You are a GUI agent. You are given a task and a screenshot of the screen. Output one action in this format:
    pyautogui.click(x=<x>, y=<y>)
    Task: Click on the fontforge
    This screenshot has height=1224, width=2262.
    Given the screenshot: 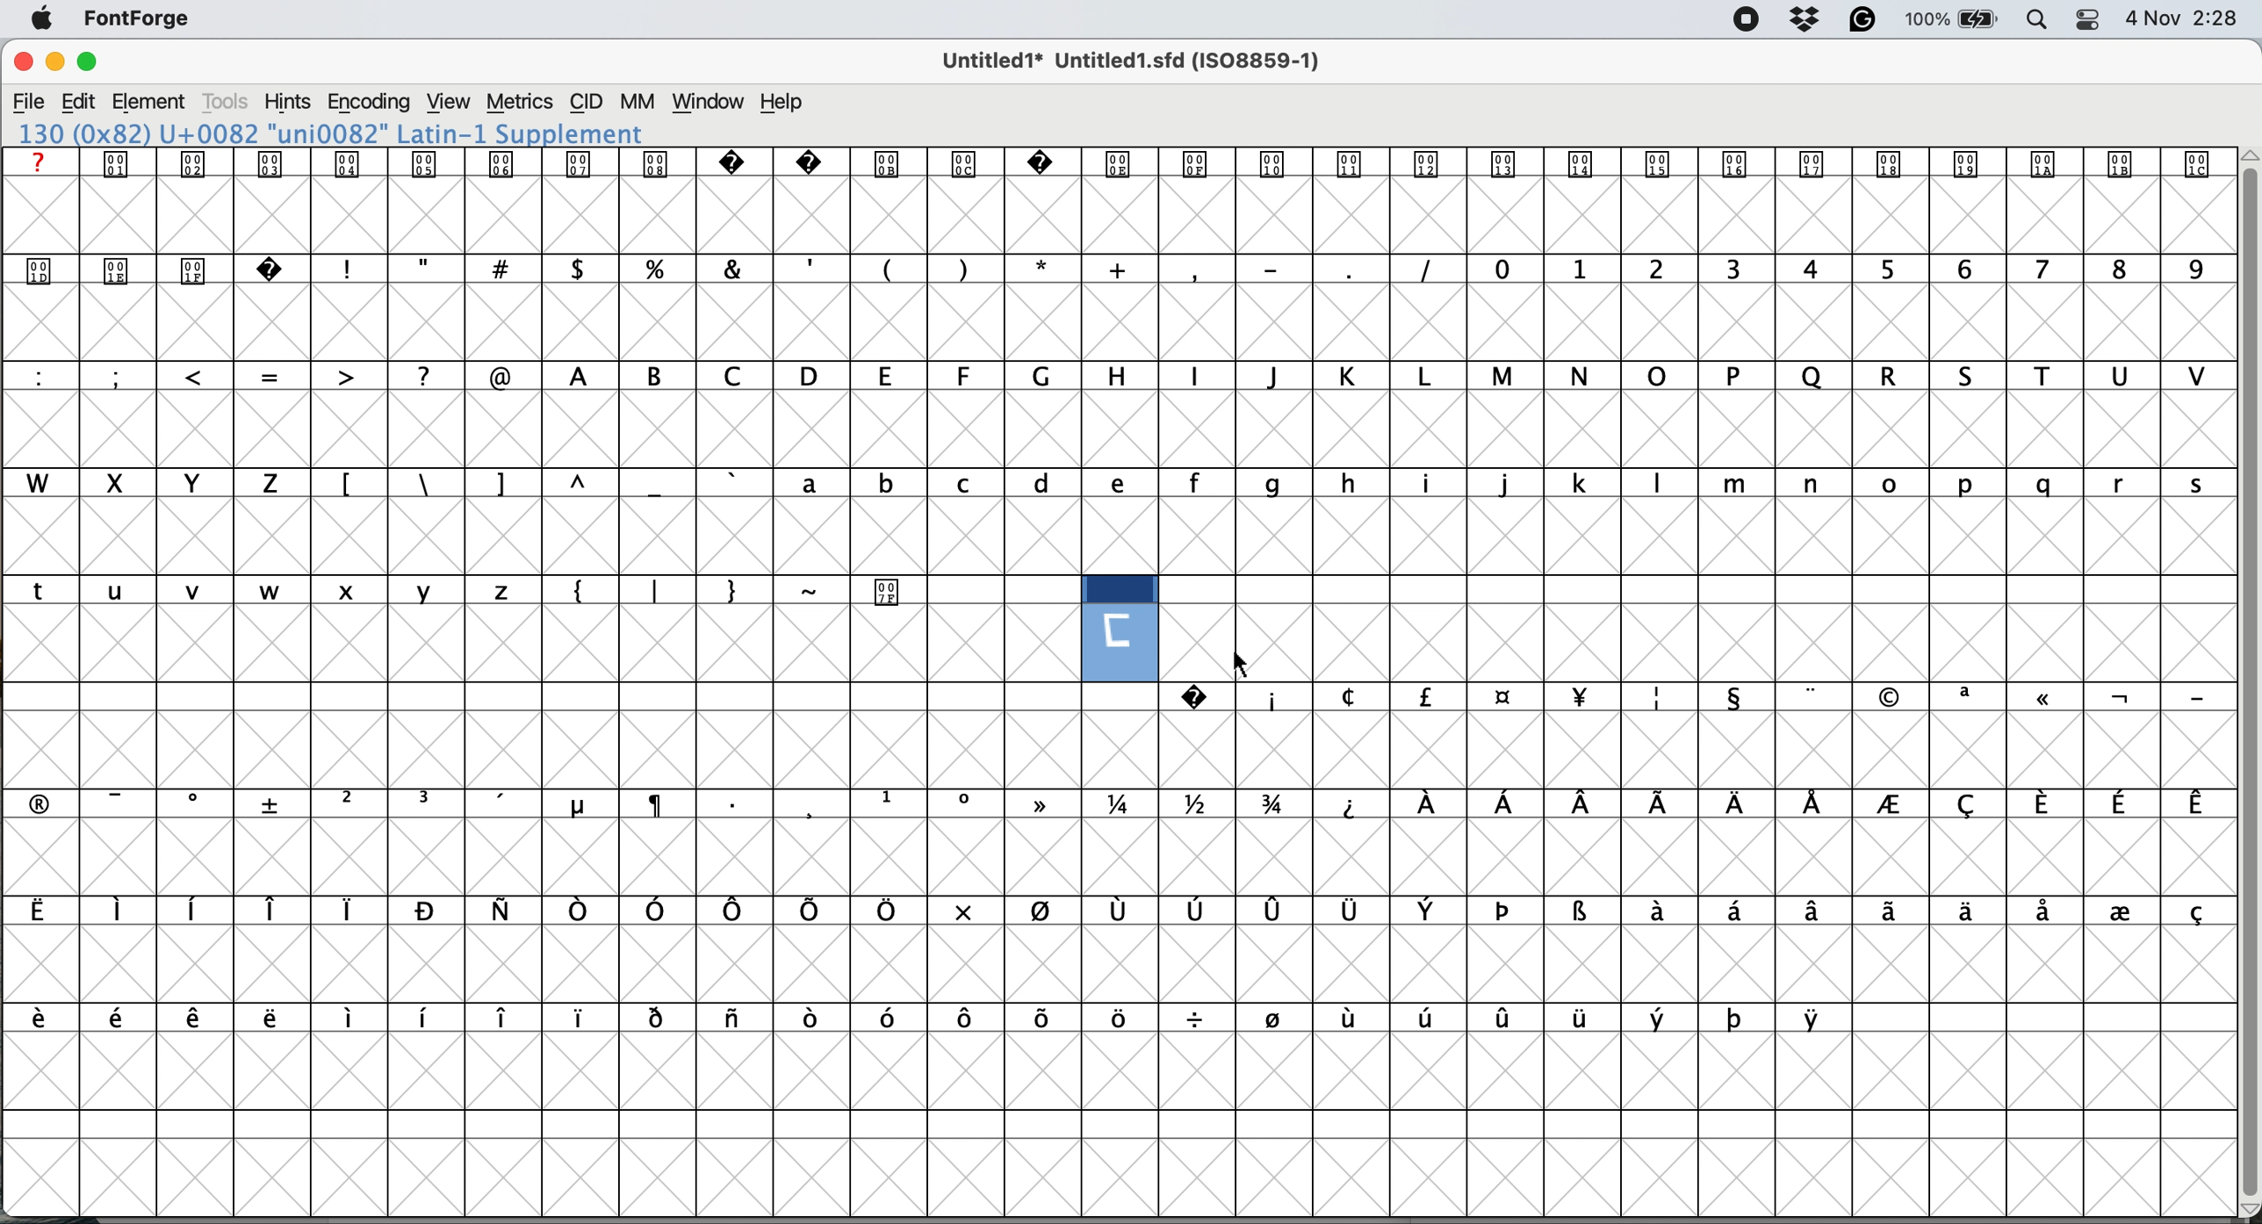 What is the action you would take?
    pyautogui.click(x=139, y=18)
    